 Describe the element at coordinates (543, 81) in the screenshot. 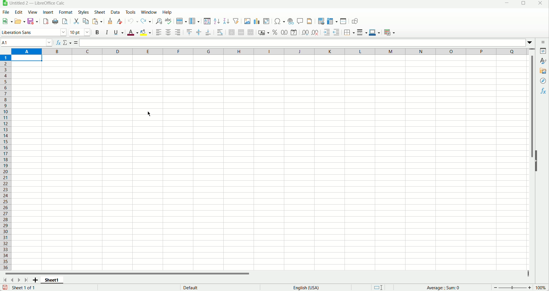

I see `Navigator` at that location.